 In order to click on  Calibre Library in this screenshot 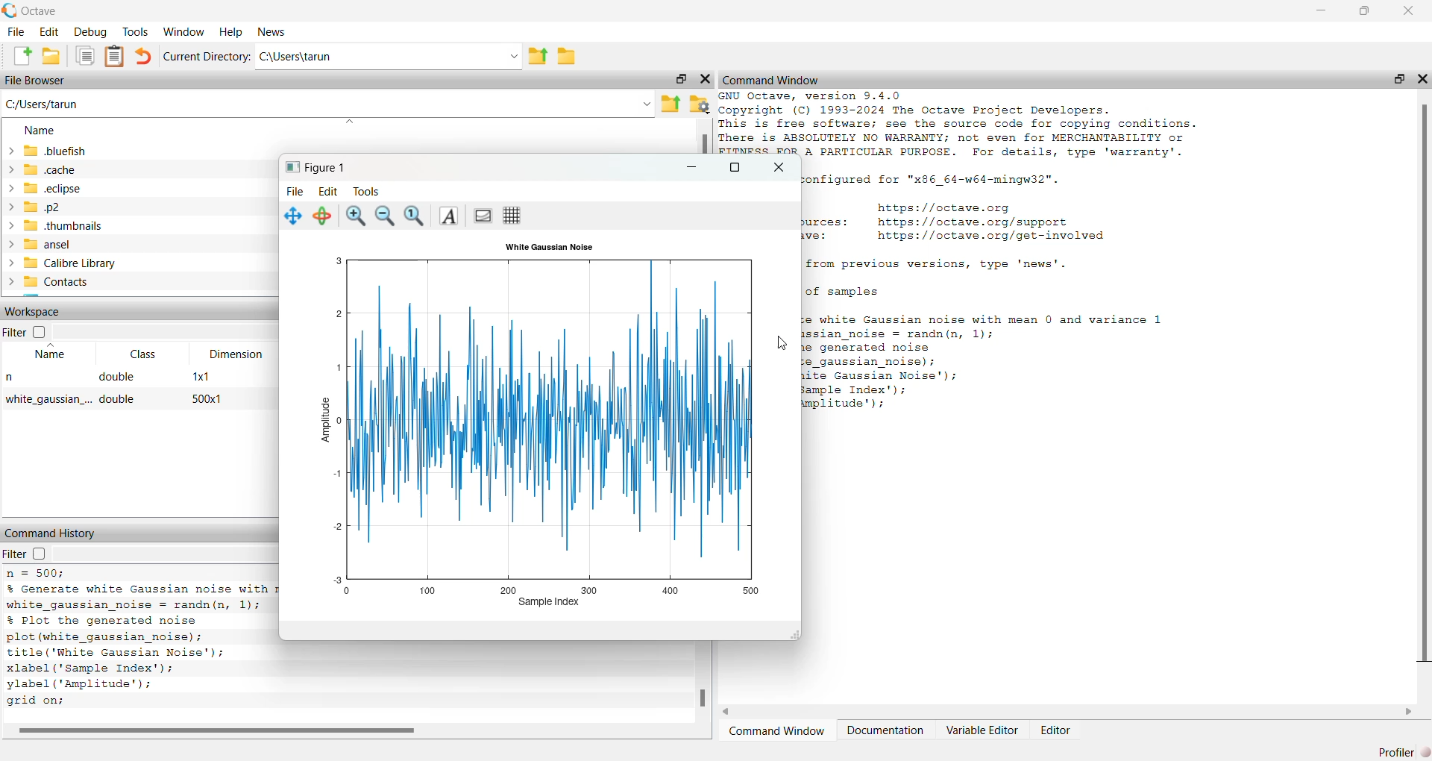, I will do `click(63, 263)`.